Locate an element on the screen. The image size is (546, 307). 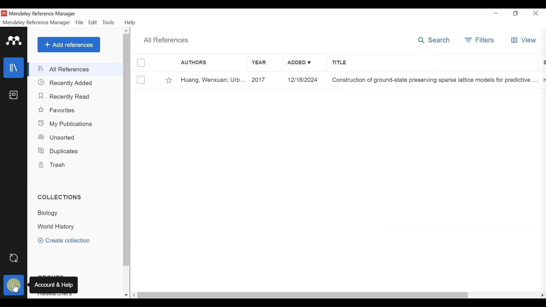
Mendeley Reference Manager is located at coordinates (45, 13).